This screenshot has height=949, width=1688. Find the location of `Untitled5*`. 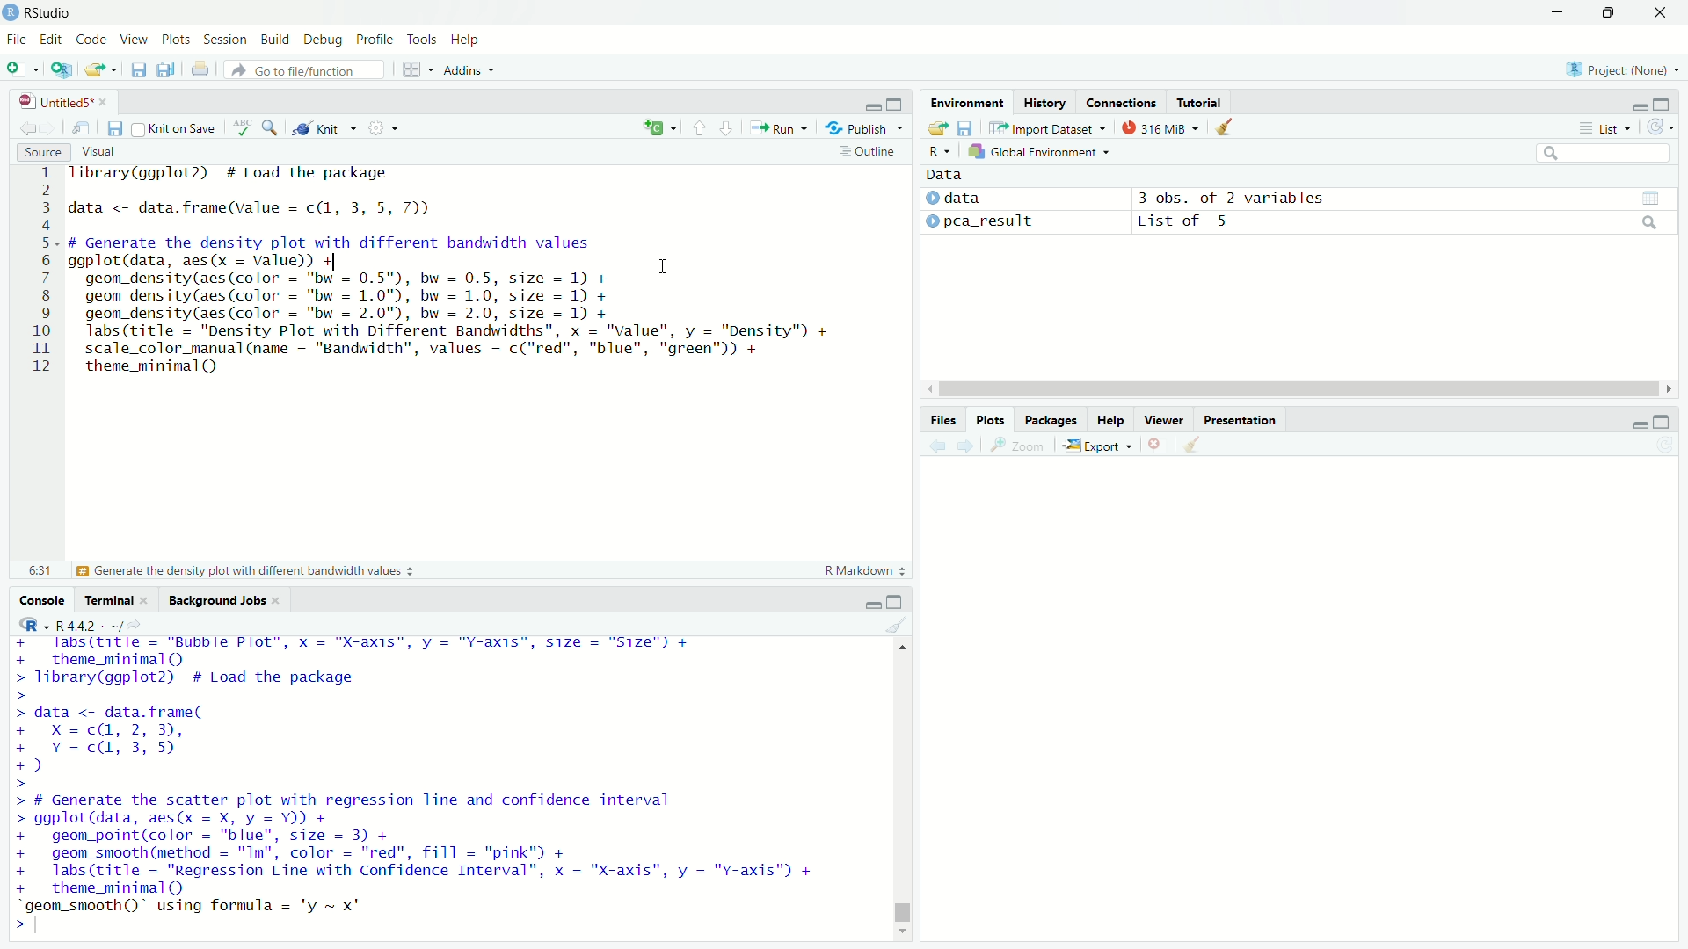

Untitled5* is located at coordinates (55, 101).